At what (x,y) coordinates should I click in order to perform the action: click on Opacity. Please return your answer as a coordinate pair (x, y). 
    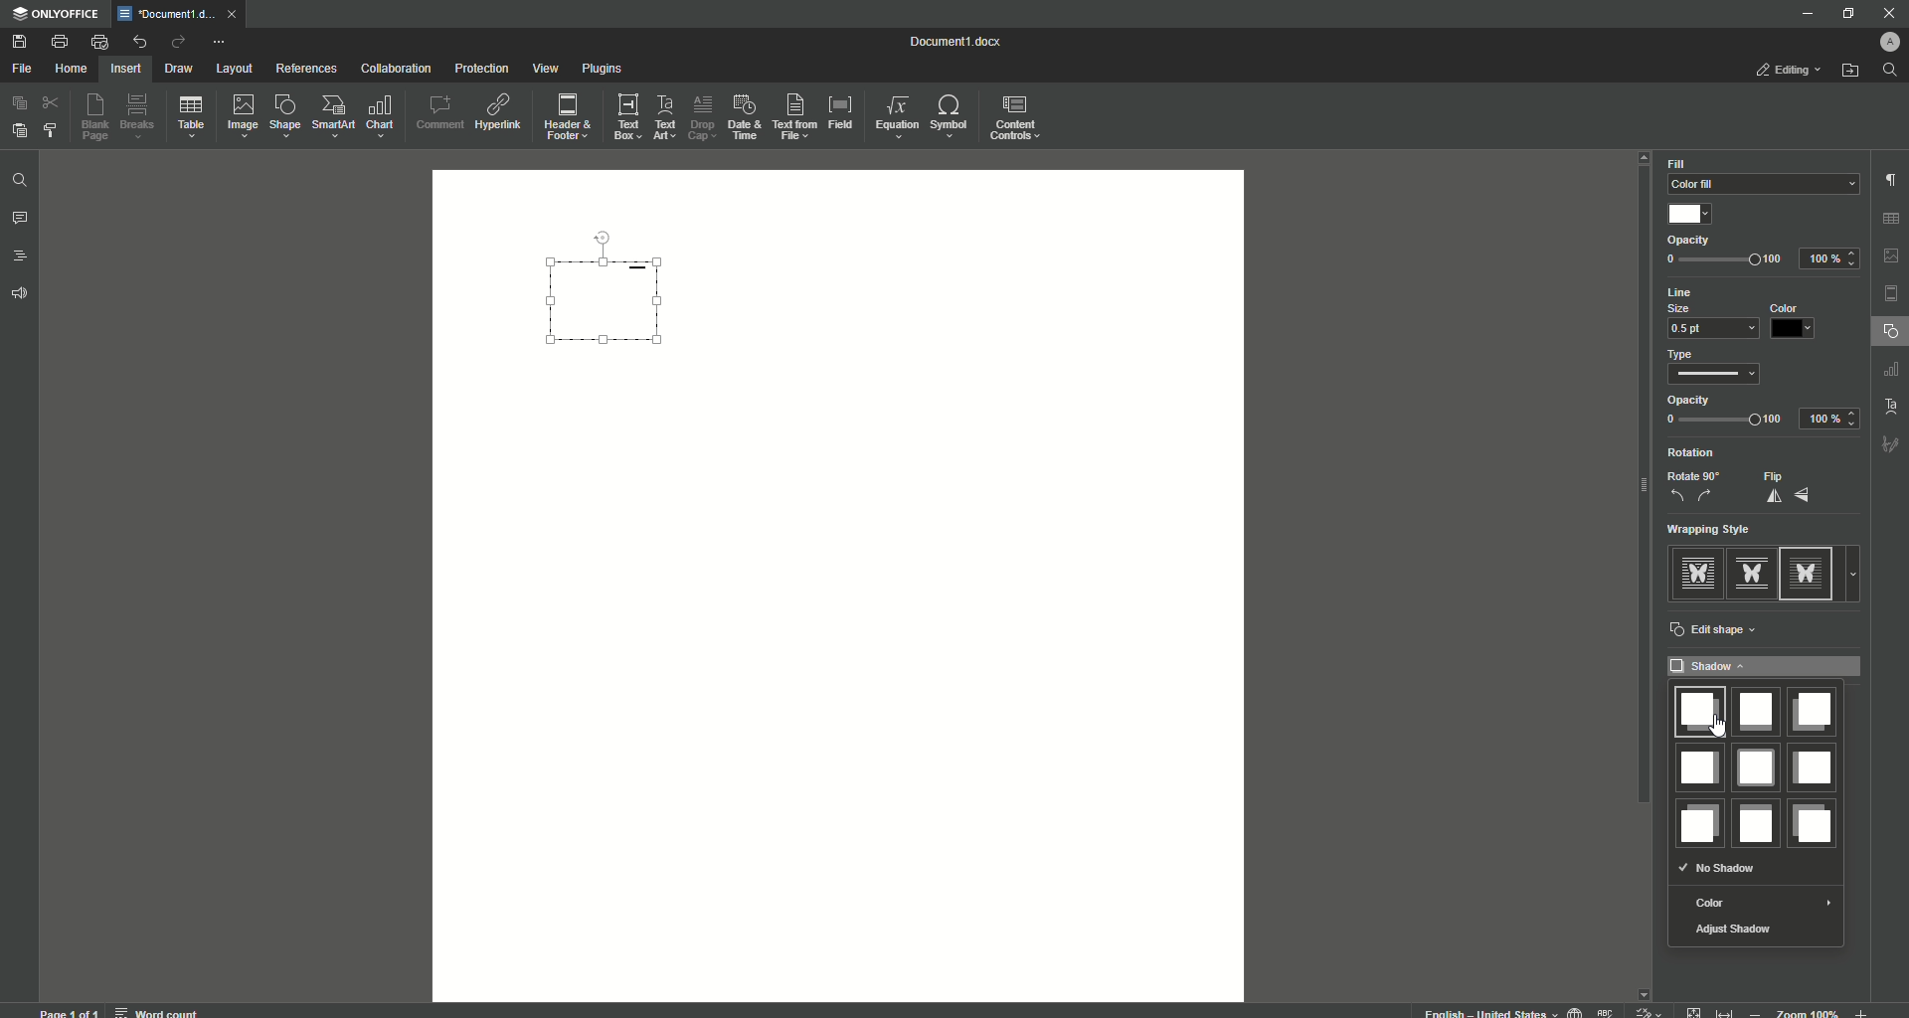
    Looking at the image, I should click on (1690, 400).